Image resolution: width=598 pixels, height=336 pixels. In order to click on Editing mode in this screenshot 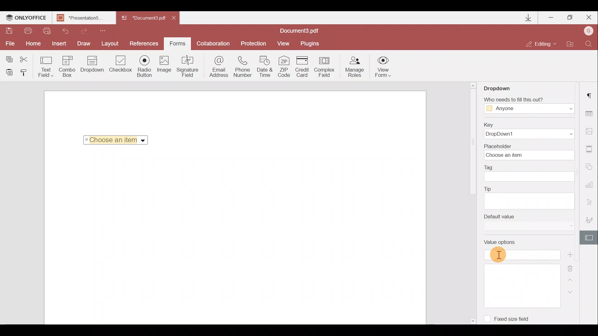, I will do `click(541, 44)`.